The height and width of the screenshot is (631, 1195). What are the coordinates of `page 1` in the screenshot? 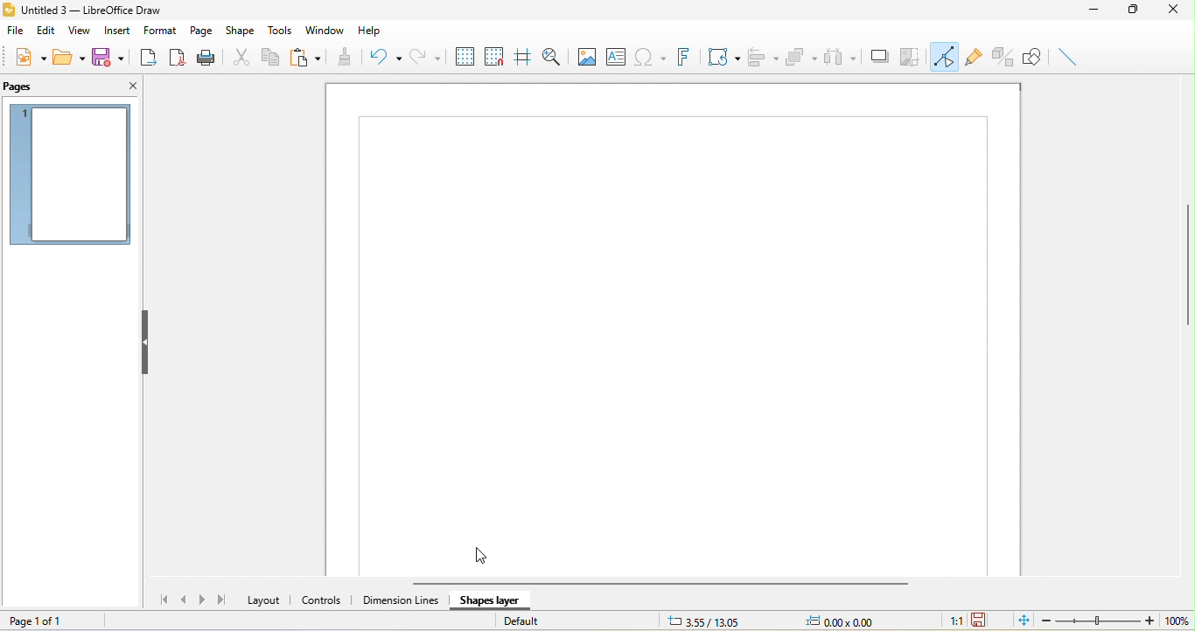 It's located at (74, 176).